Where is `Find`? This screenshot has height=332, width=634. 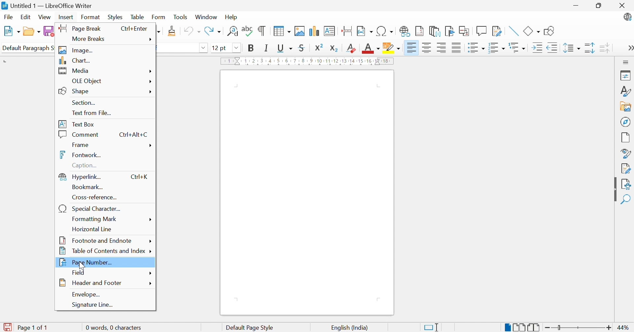 Find is located at coordinates (626, 200).